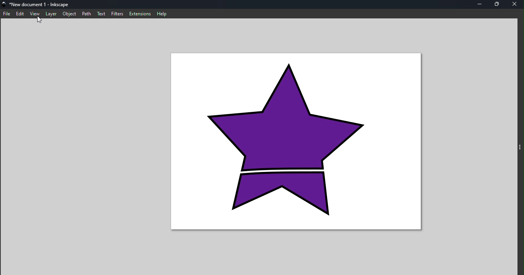 The image size is (524, 275). I want to click on Close, so click(514, 5).